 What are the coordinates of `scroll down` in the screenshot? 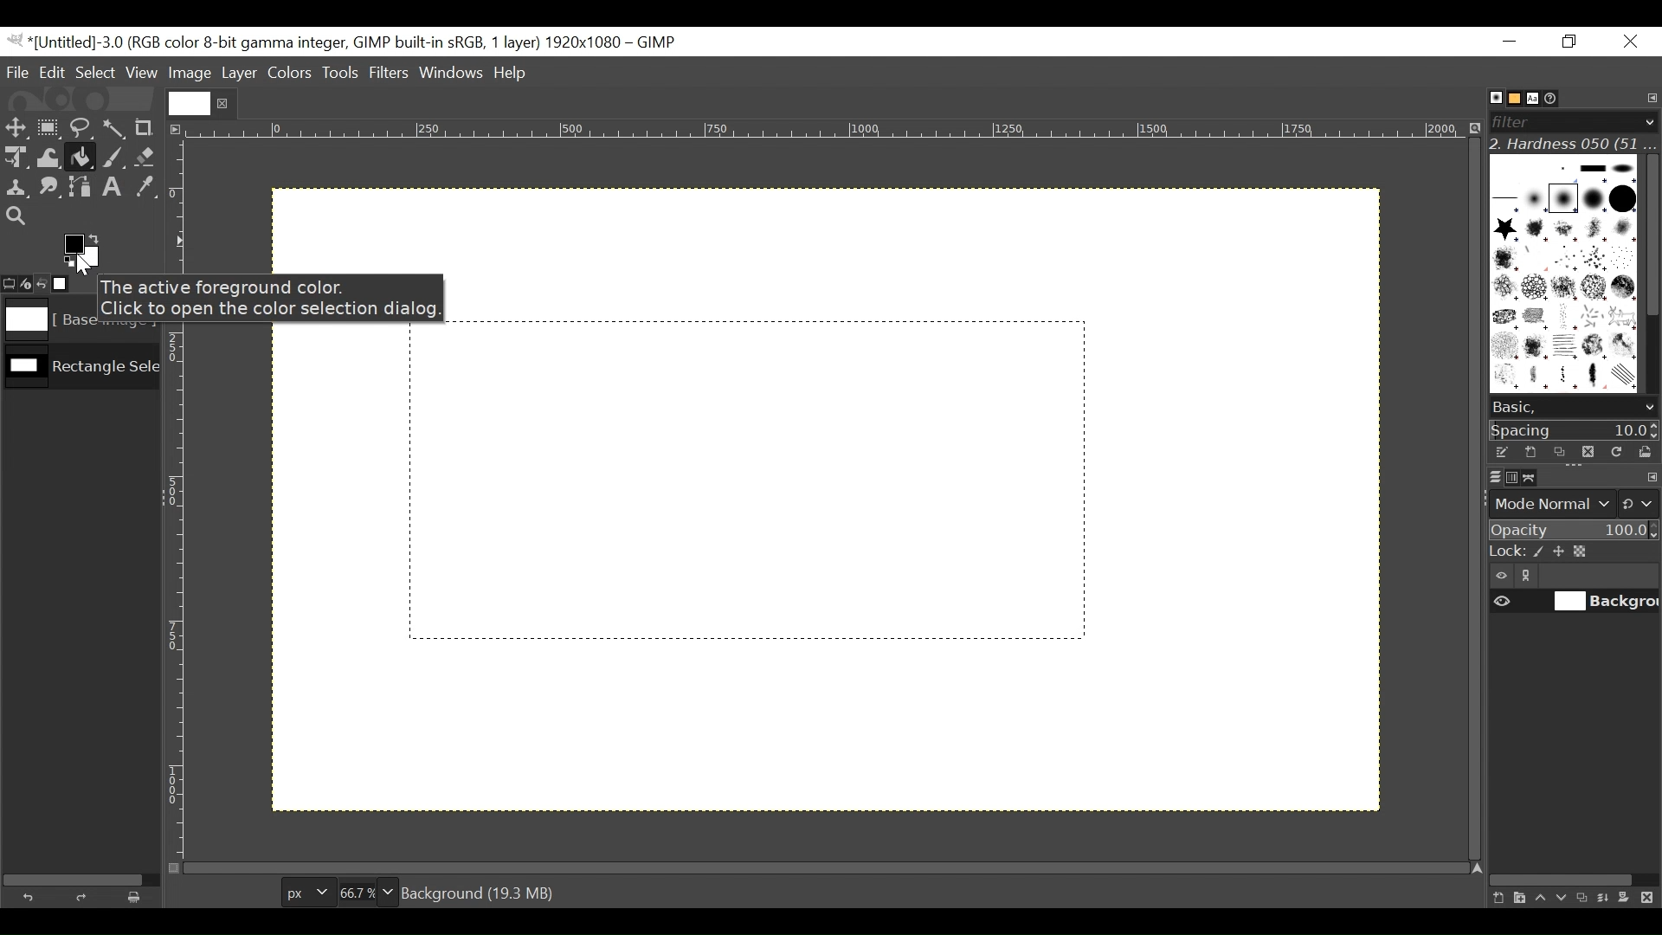 It's located at (1649, 408).